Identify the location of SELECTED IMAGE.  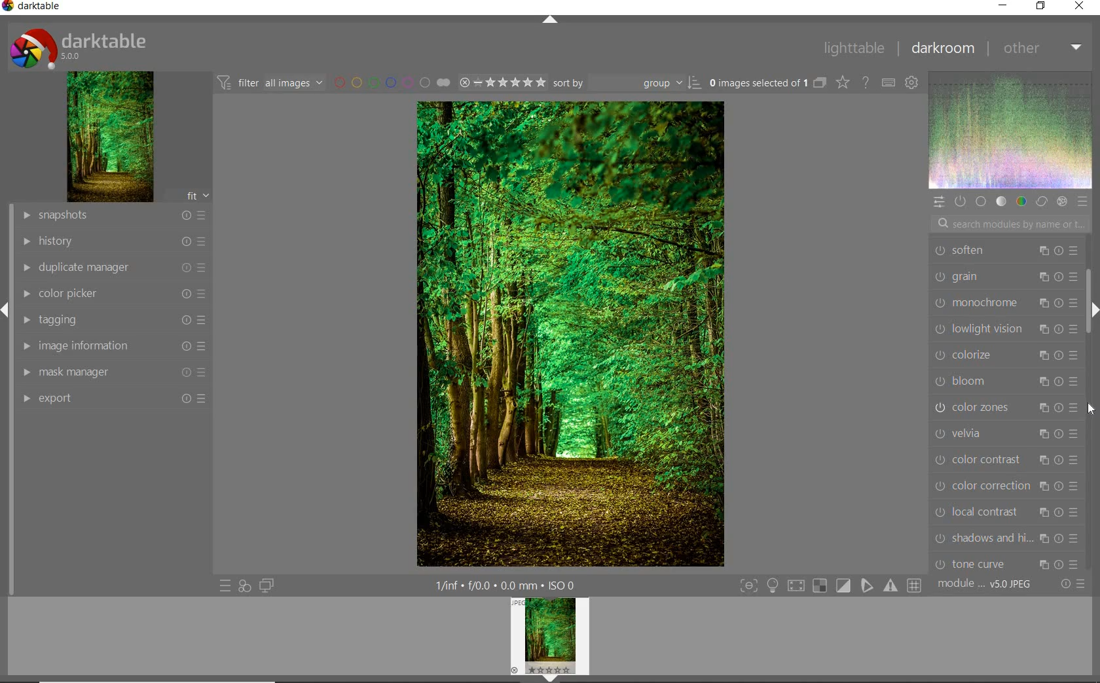
(572, 333).